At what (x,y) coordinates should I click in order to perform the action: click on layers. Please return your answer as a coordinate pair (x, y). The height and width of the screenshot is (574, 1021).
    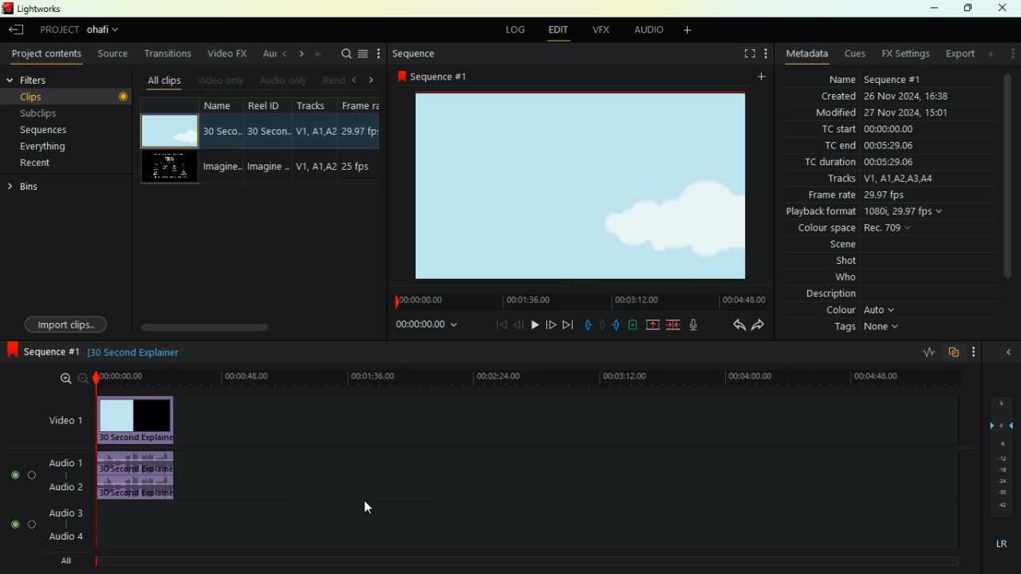
    Looking at the image, I should click on (1000, 455).